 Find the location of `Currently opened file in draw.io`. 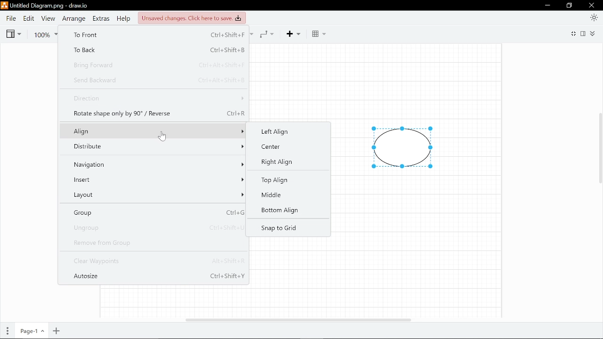

Currently opened file in draw.io is located at coordinates (46, 6).